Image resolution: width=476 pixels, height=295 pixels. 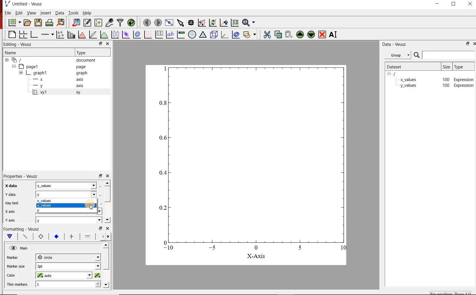 What do you see at coordinates (334, 35) in the screenshot?
I see `rename the selected widget` at bounding box center [334, 35].